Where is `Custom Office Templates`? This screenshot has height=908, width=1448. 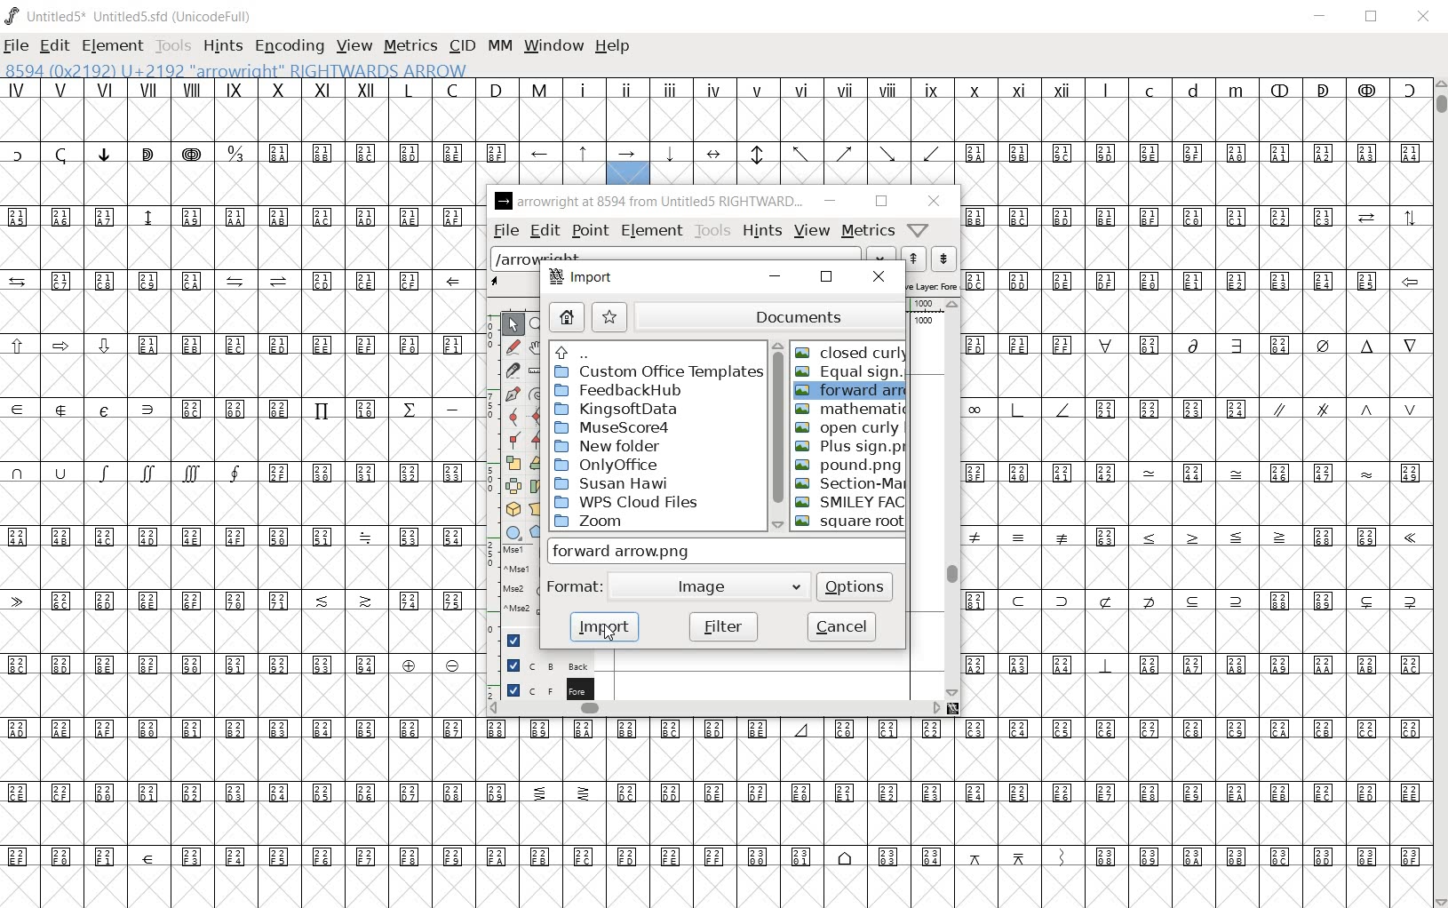 Custom Office Templates is located at coordinates (656, 372).